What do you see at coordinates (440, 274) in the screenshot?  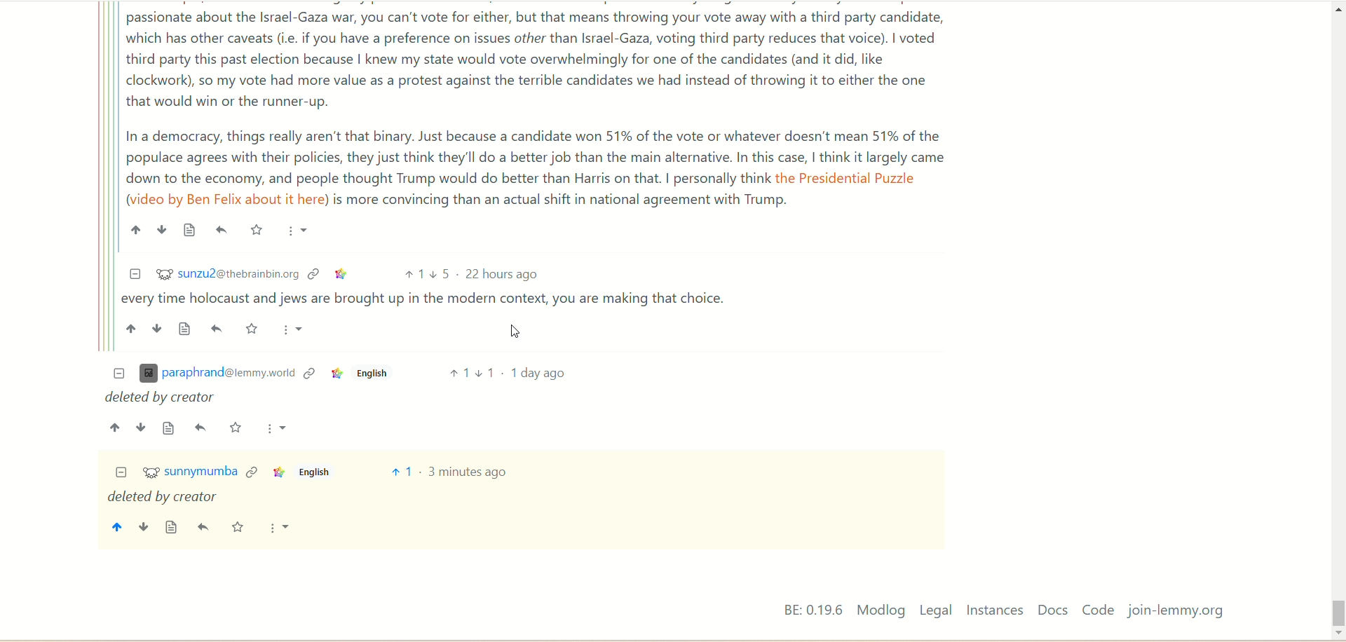 I see `Downvote 5` at bounding box center [440, 274].